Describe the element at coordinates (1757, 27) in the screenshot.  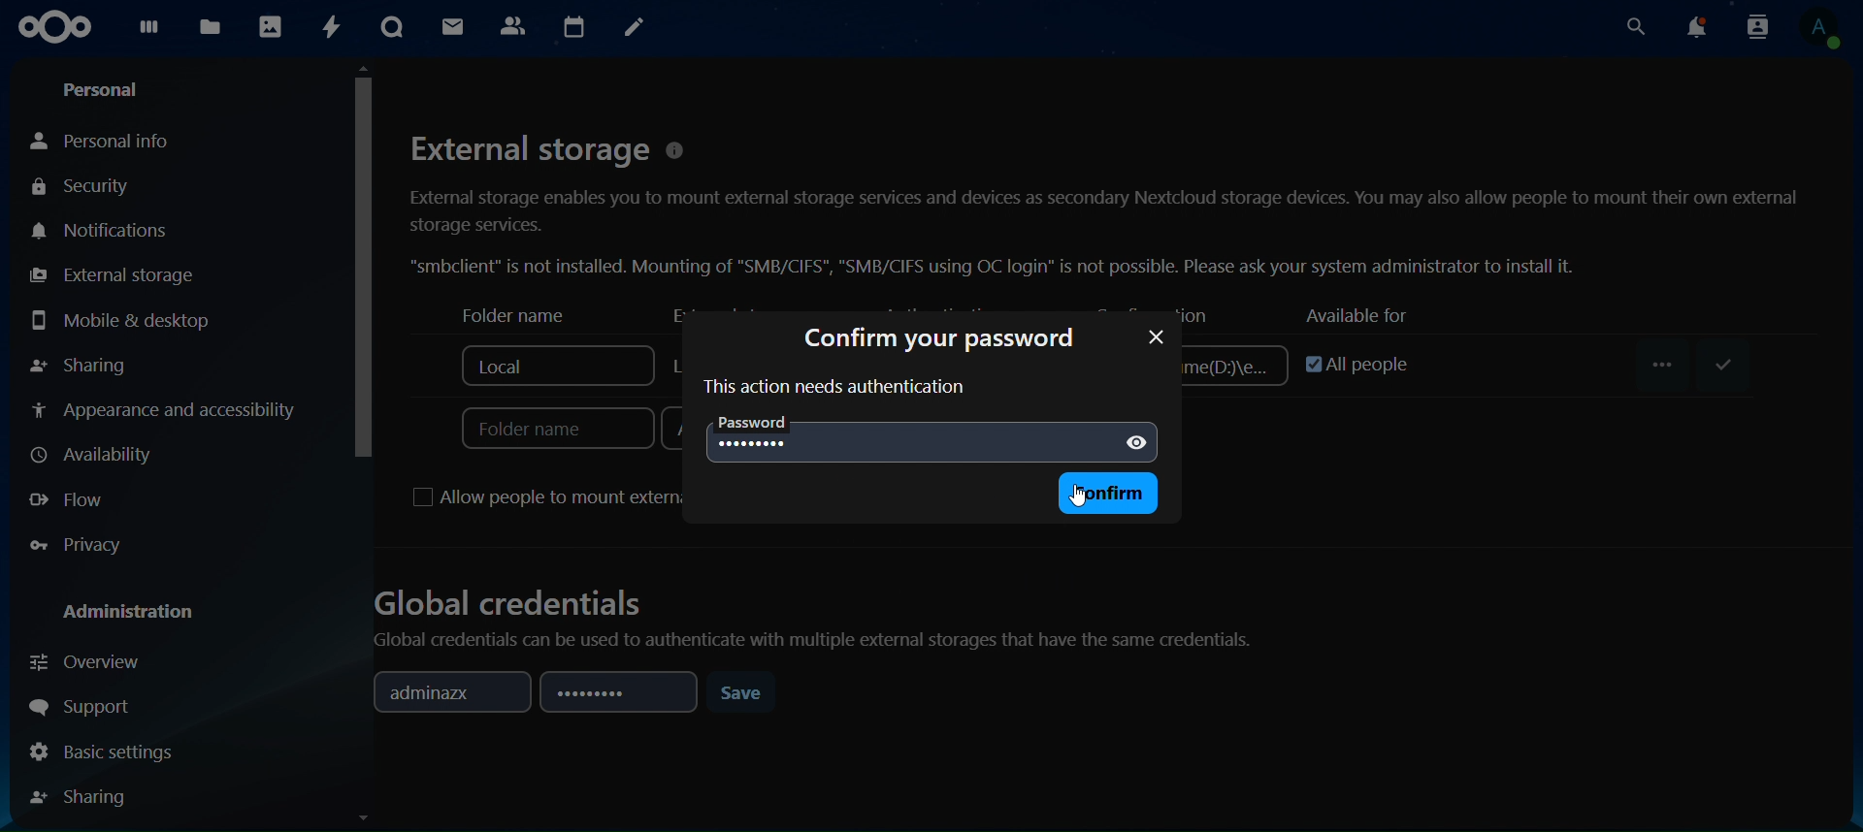
I see `search contacts` at that location.